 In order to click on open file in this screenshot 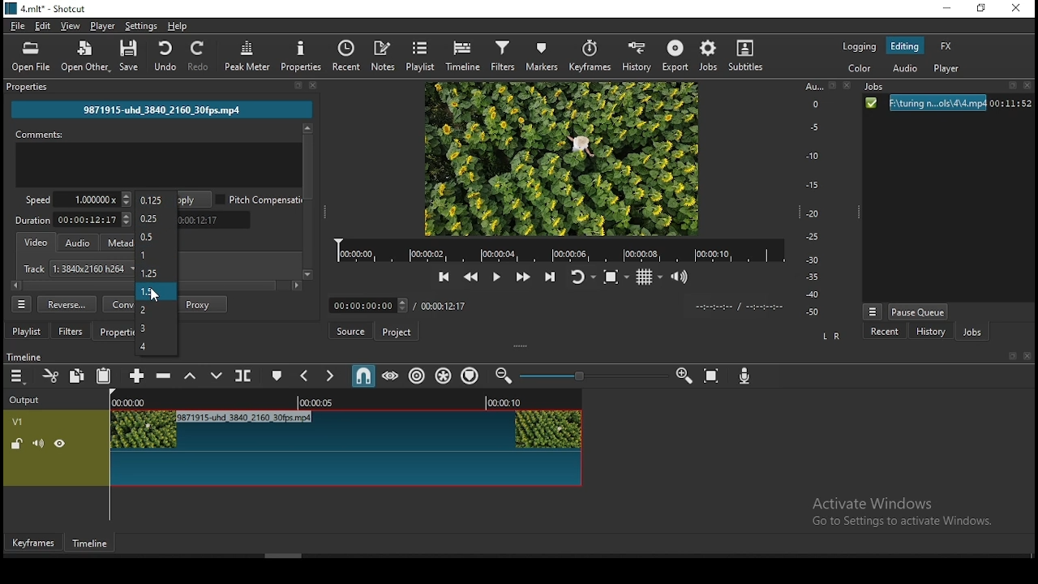, I will do `click(32, 57)`.